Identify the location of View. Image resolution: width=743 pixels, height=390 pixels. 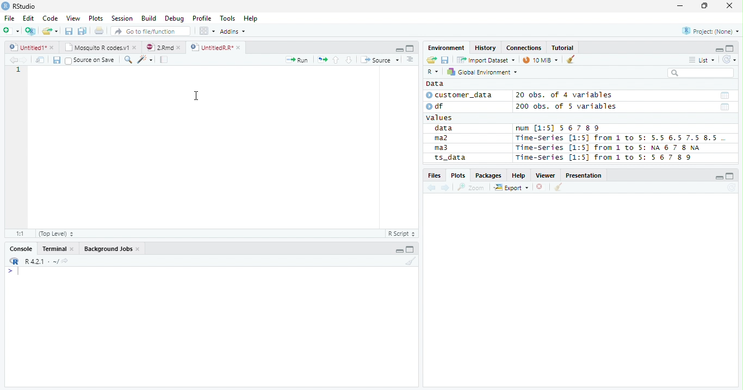
(74, 18).